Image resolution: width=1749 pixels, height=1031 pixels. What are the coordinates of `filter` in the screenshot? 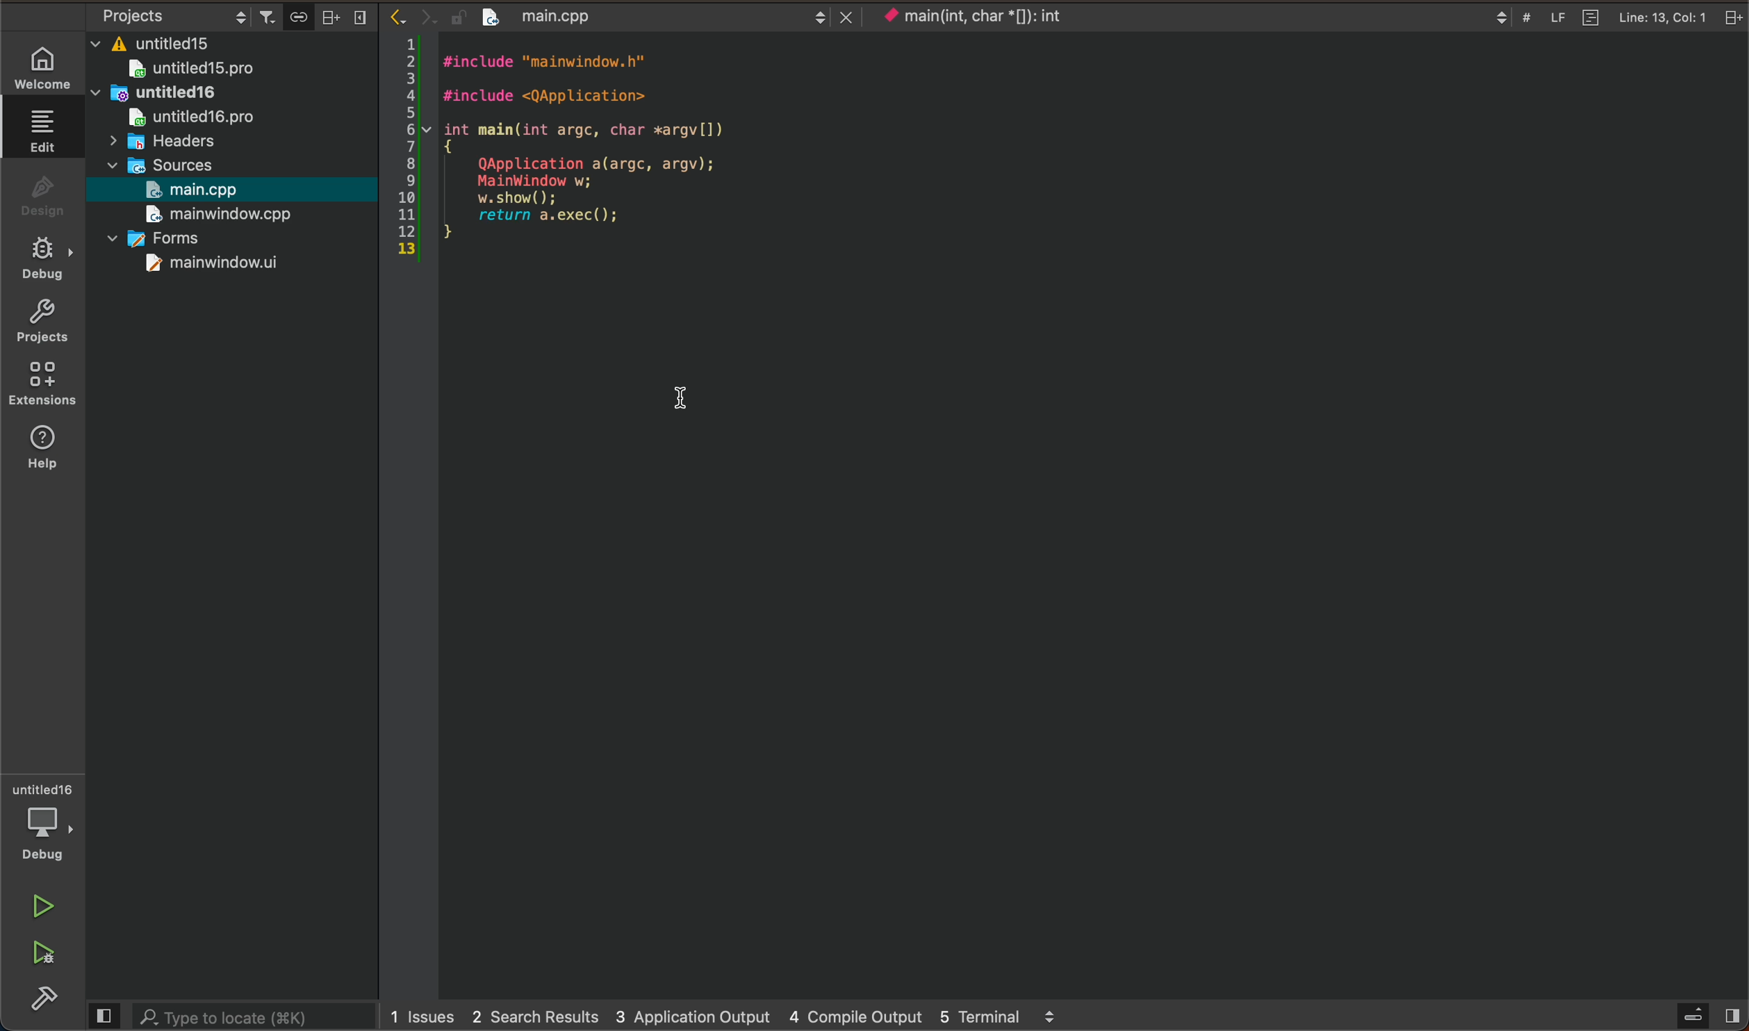 It's located at (270, 13).